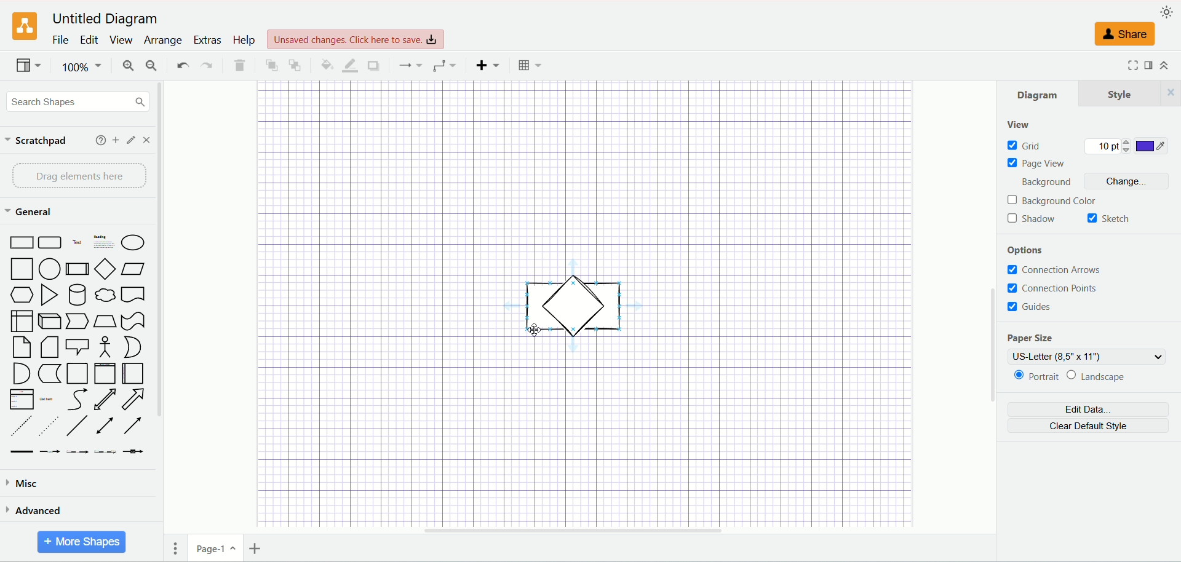 This screenshot has width=1181, height=562. What do you see at coordinates (103, 242) in the screenshot?
I see `heading` at bounding box center [103, 242].